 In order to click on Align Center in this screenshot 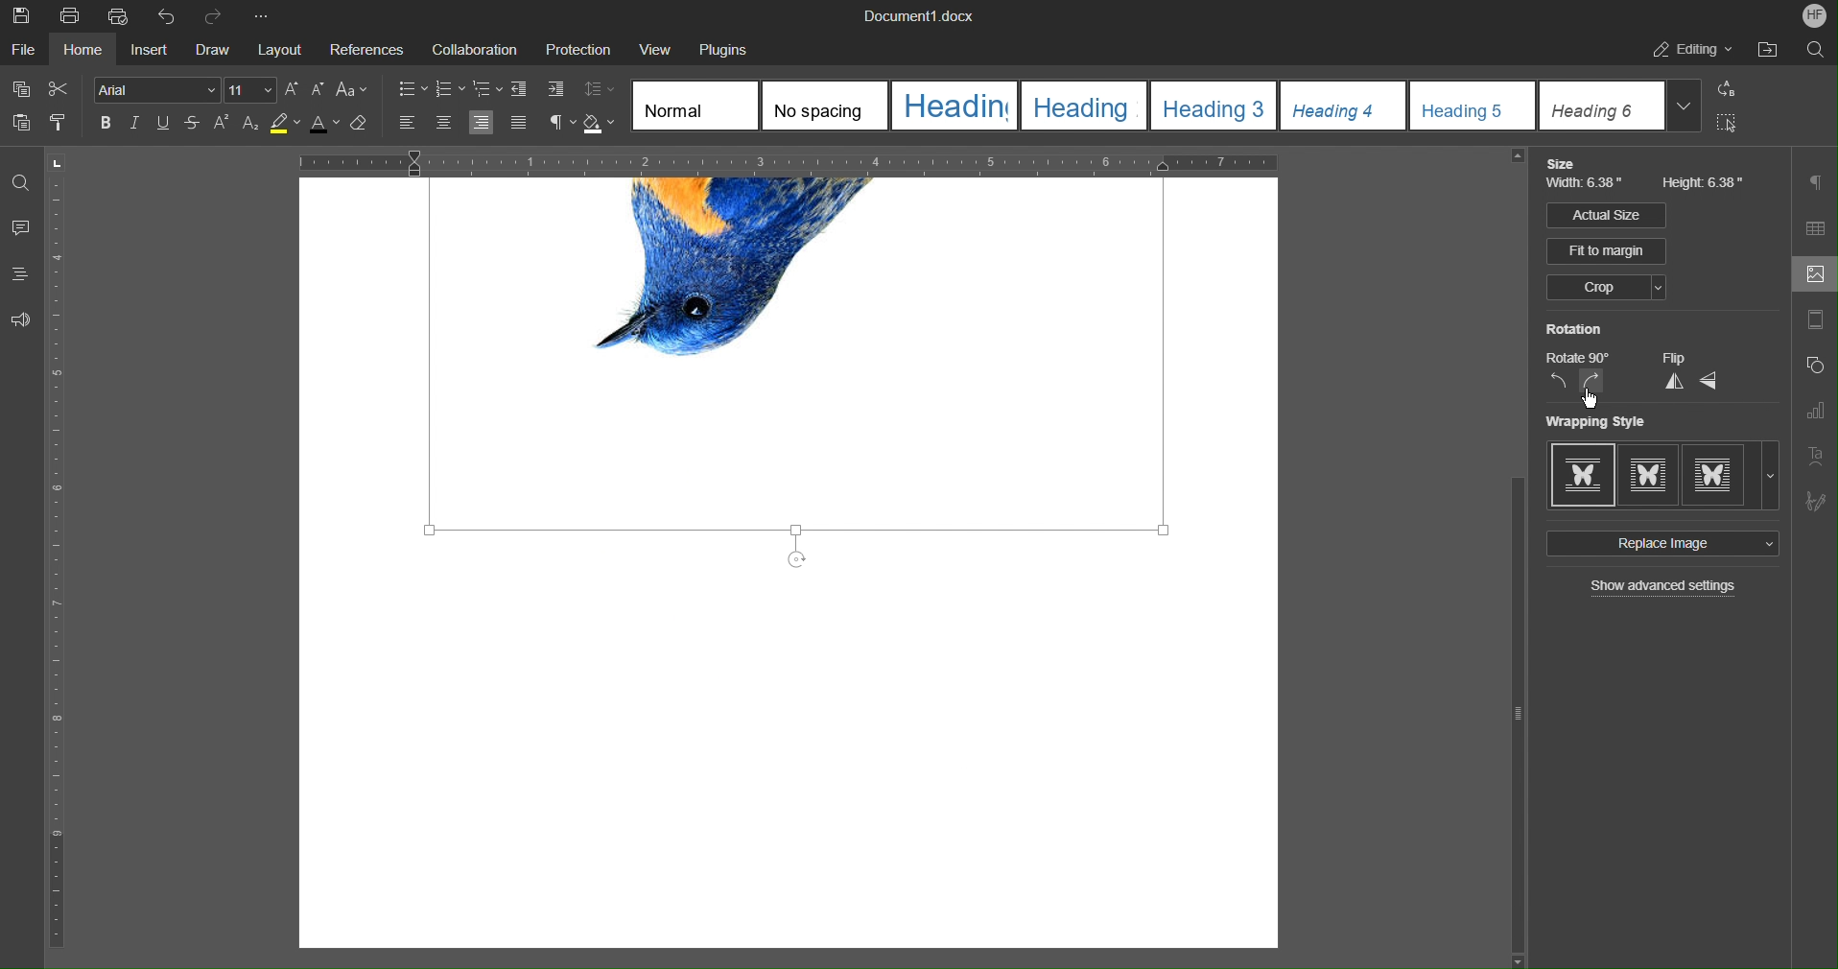, I will do `click(442, 124)`.